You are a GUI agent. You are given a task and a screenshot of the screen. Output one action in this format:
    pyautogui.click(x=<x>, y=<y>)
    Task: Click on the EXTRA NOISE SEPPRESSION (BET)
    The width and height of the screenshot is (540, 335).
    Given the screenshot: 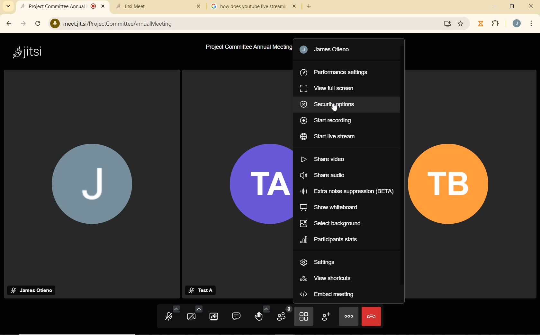 What is the action you would take?
    pyautogui.click(x=348, y=192)
    